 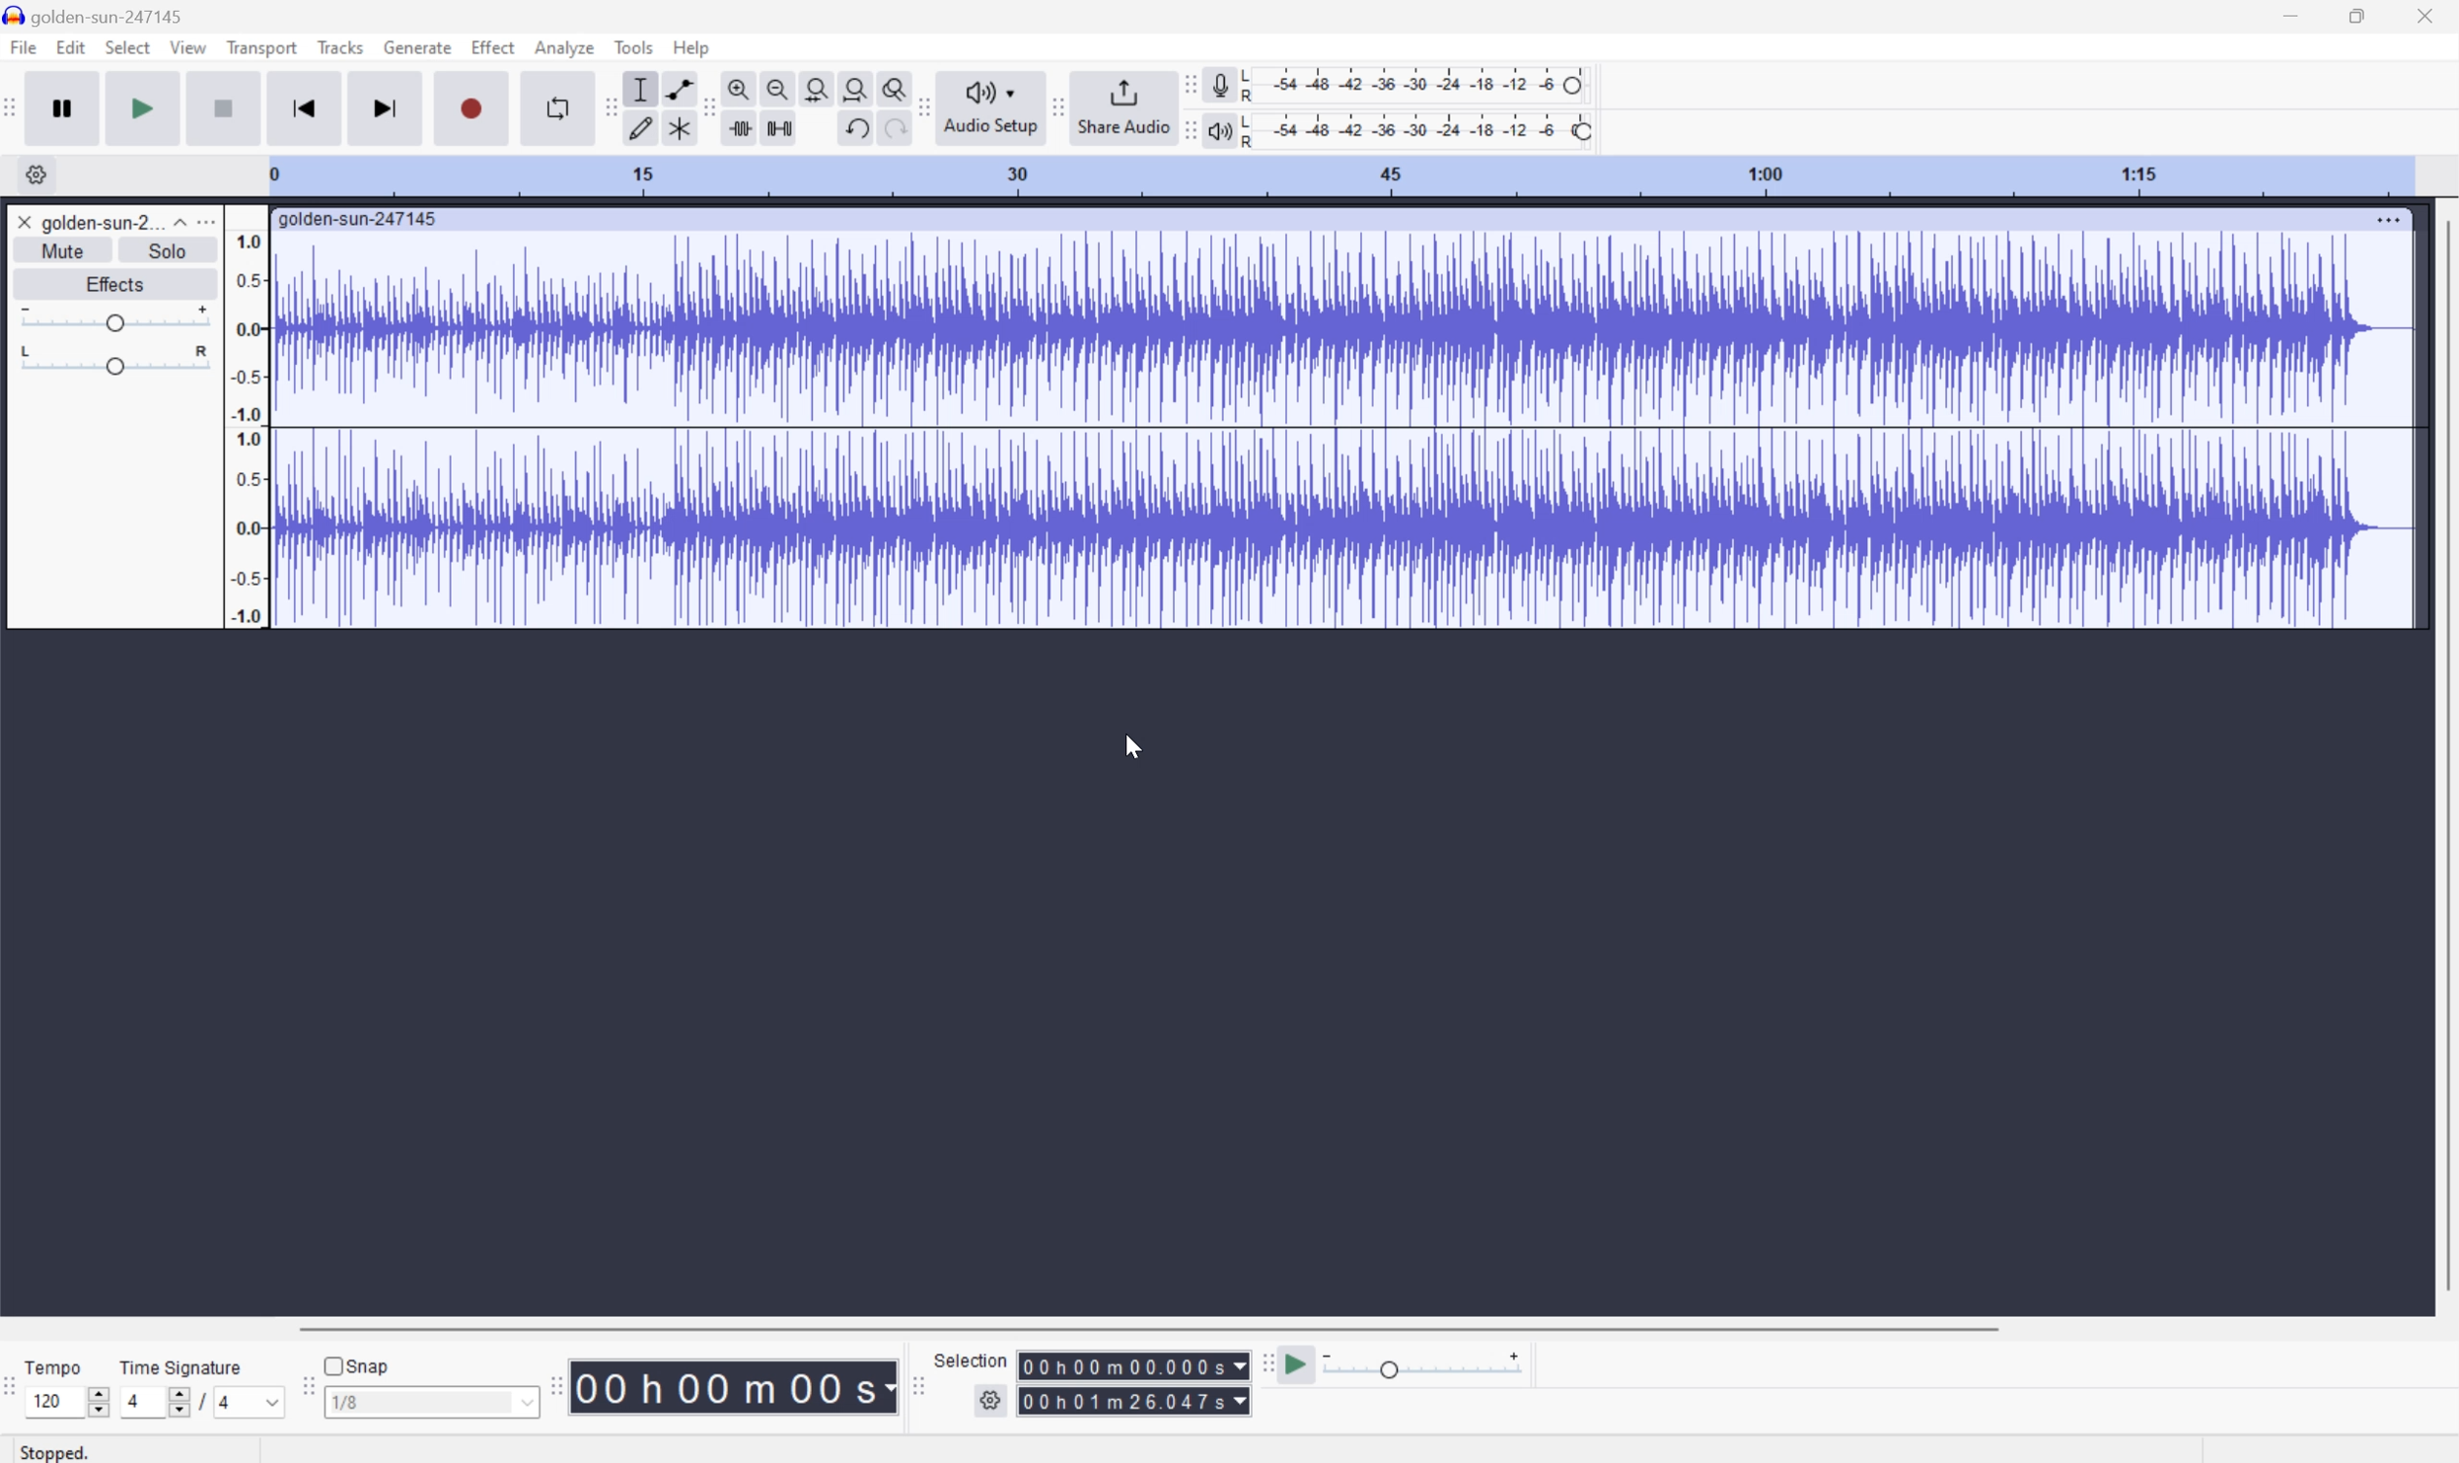 What do you see at coordinates (1417, 85) in the screenshot?
I see `Recording level: 62%` at bounding box center [1417, 85].